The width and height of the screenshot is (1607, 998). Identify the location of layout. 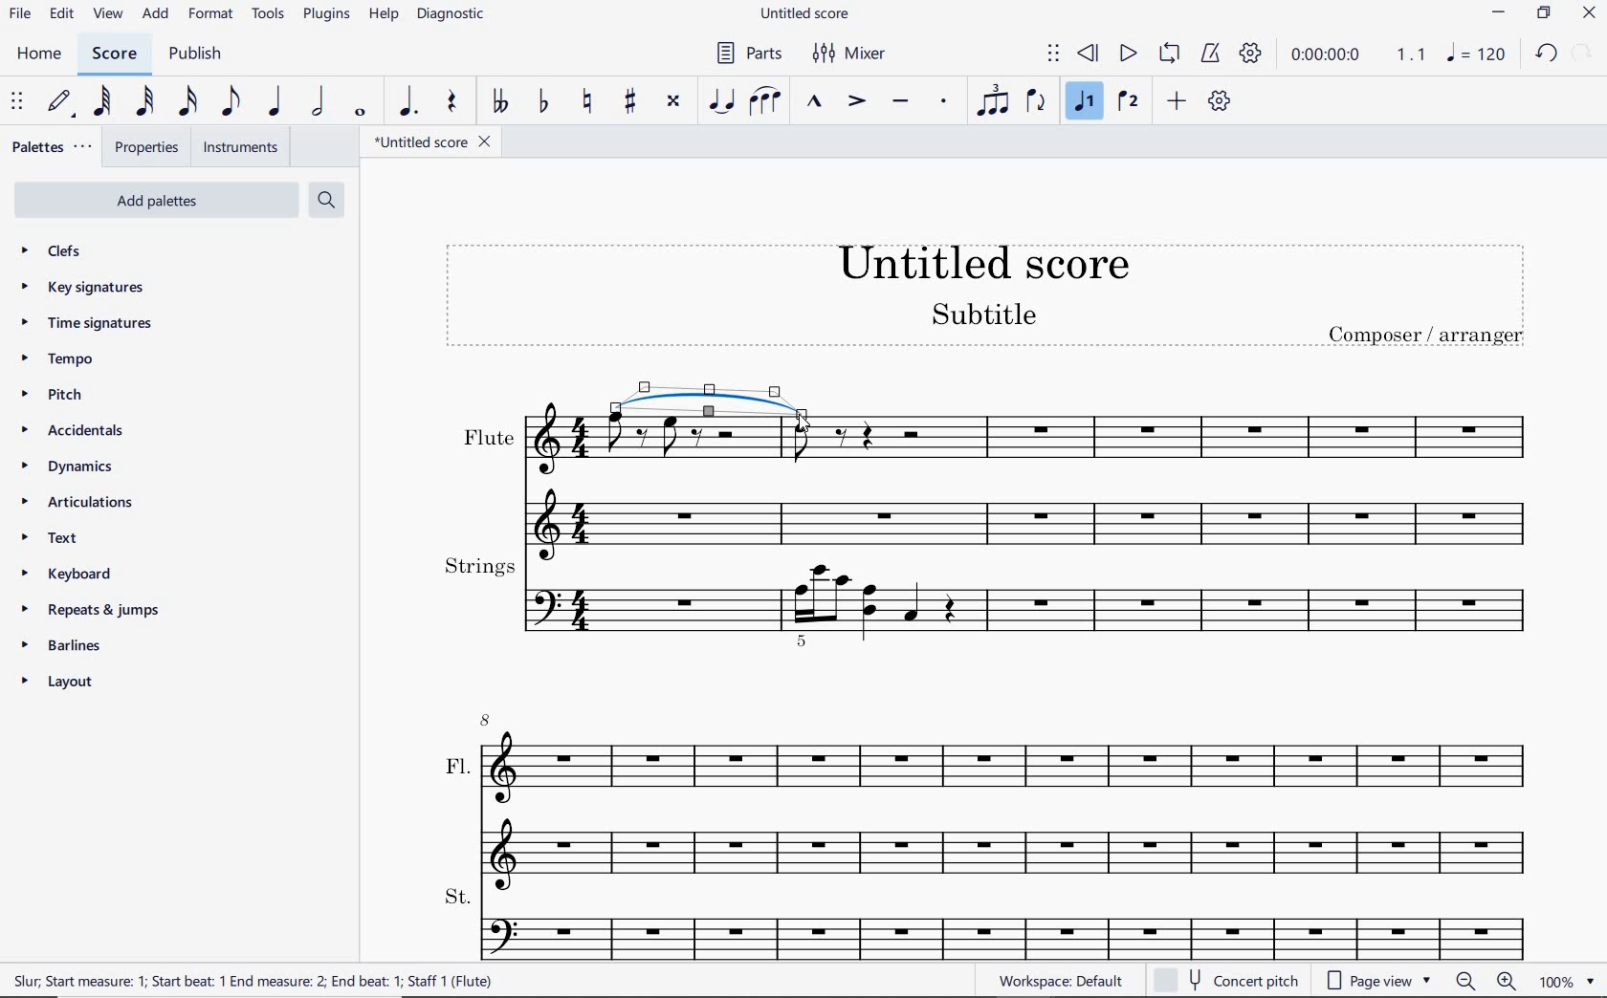
(58, 683).